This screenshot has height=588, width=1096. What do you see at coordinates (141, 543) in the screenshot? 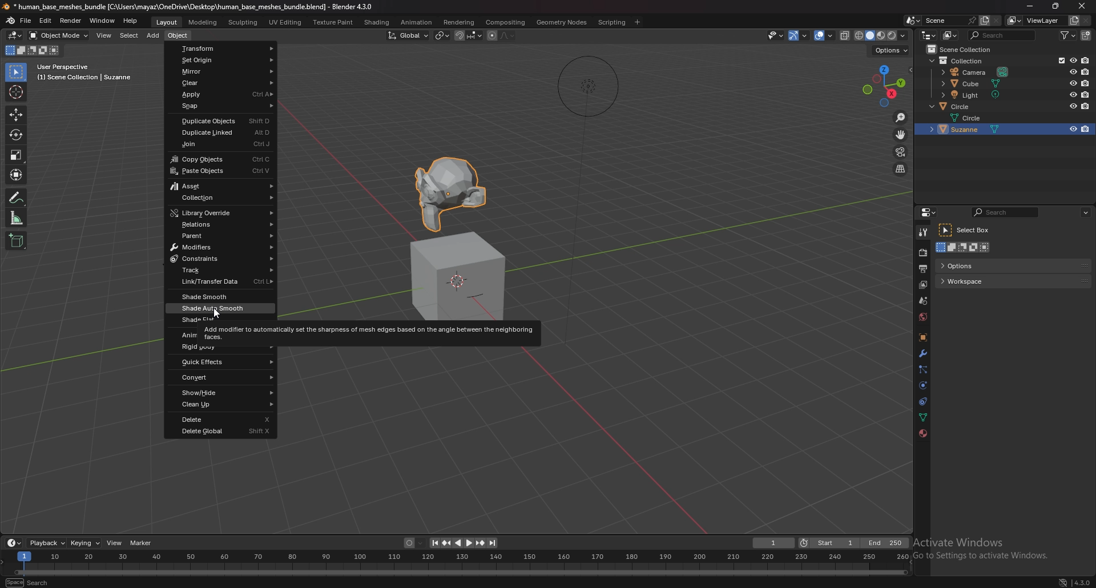
I see `marker` at bounding box center [141, 543].